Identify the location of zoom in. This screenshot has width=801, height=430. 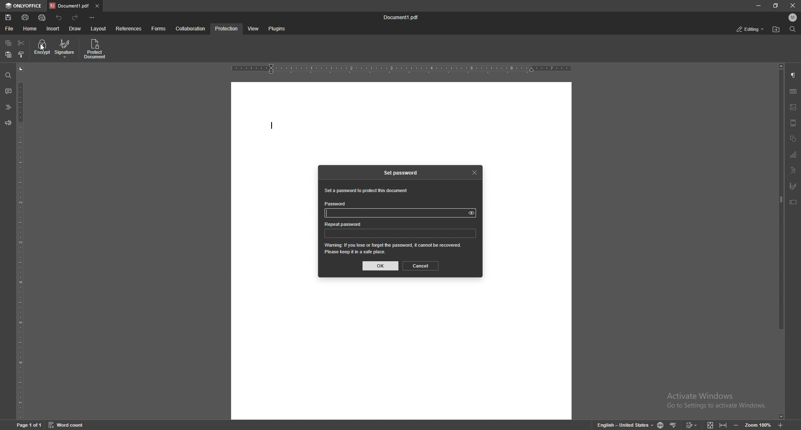
(781, 424).